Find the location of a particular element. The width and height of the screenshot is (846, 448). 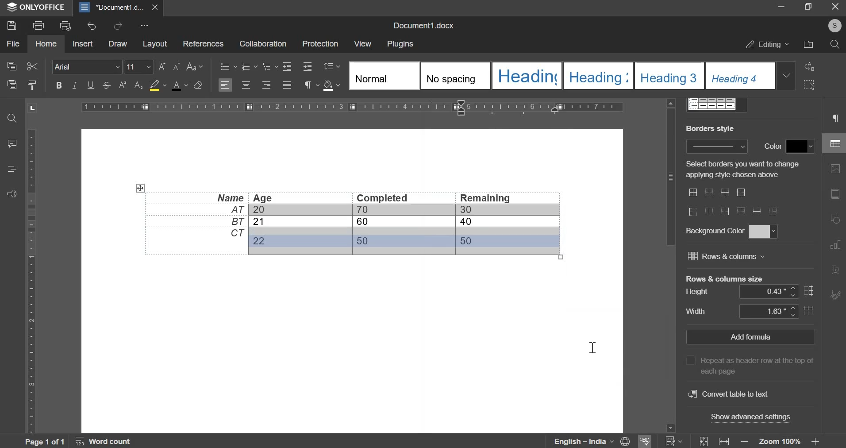

save is located at coordinates (11, 25).